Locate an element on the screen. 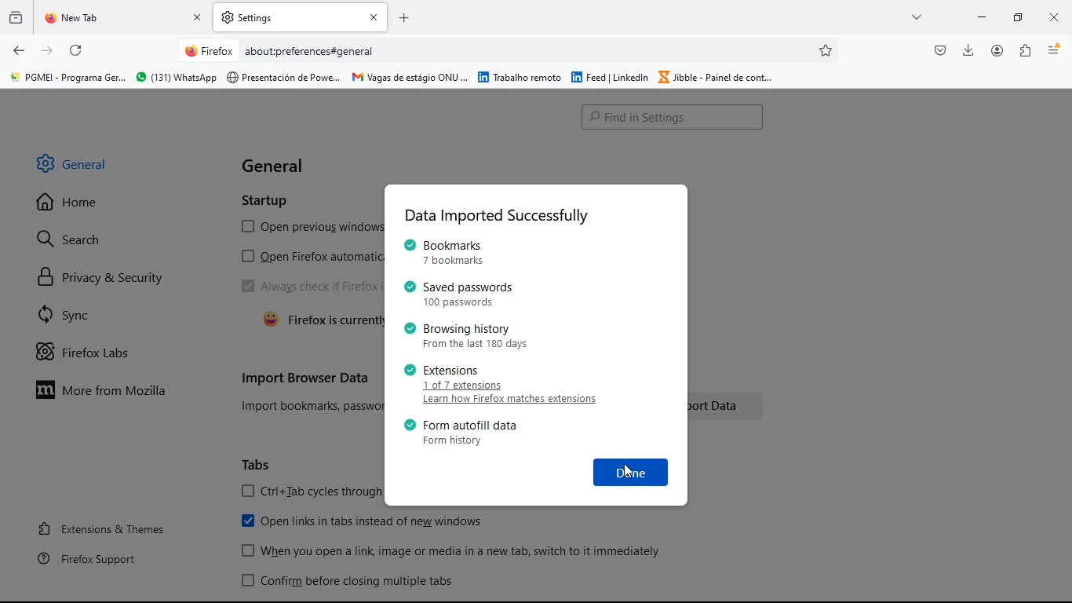 This screenshot has width=1072, height=603. import browser data is located at coordinates (305, 378).